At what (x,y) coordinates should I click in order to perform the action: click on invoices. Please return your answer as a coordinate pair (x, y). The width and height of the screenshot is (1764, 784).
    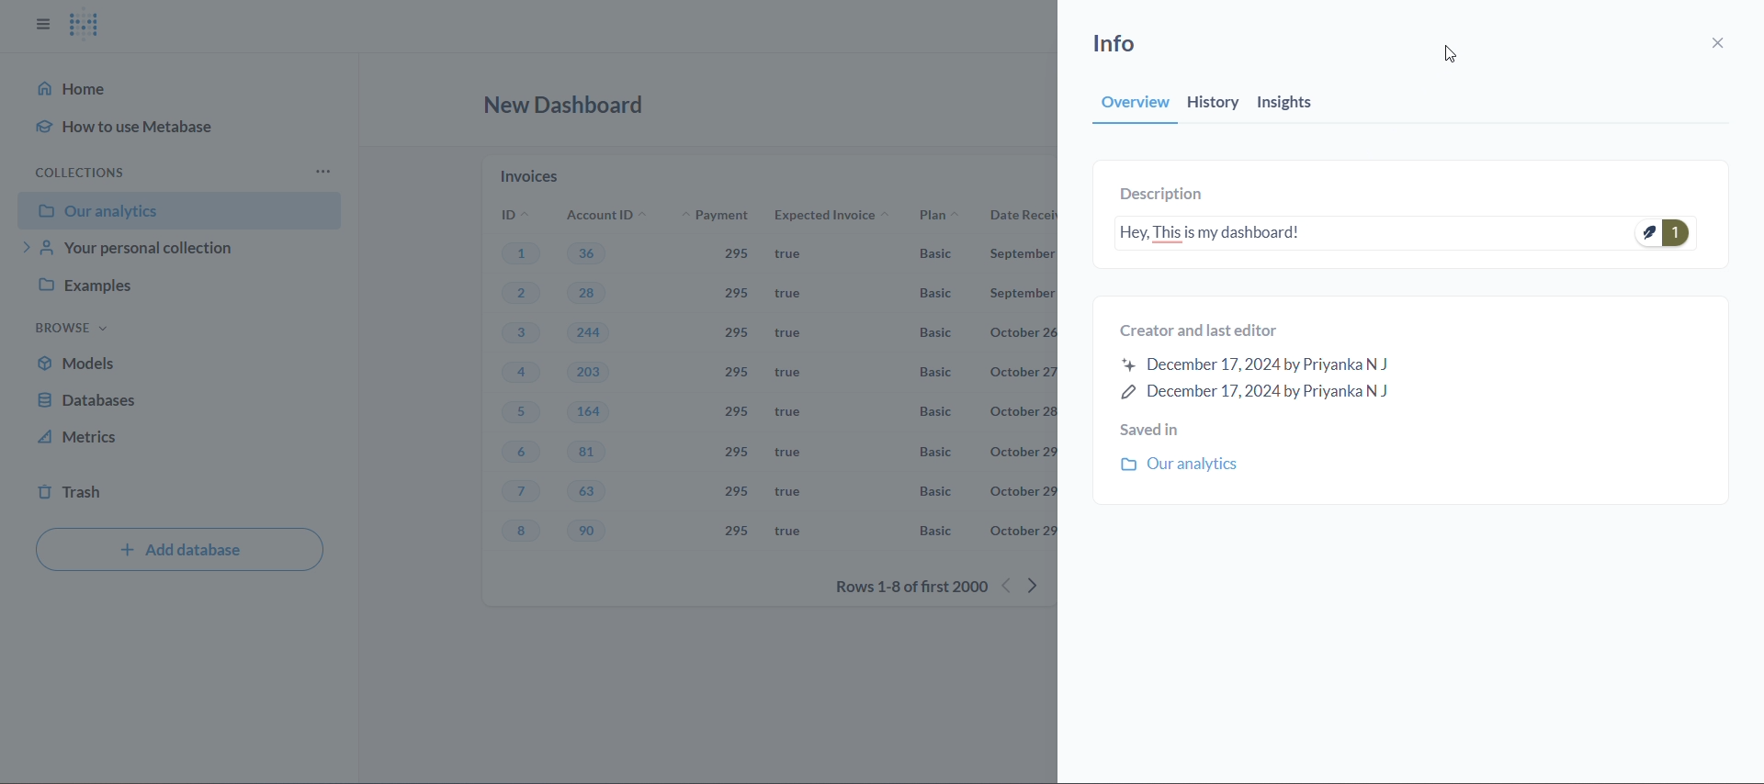
    Looking at the image, I should click on (532, 174).